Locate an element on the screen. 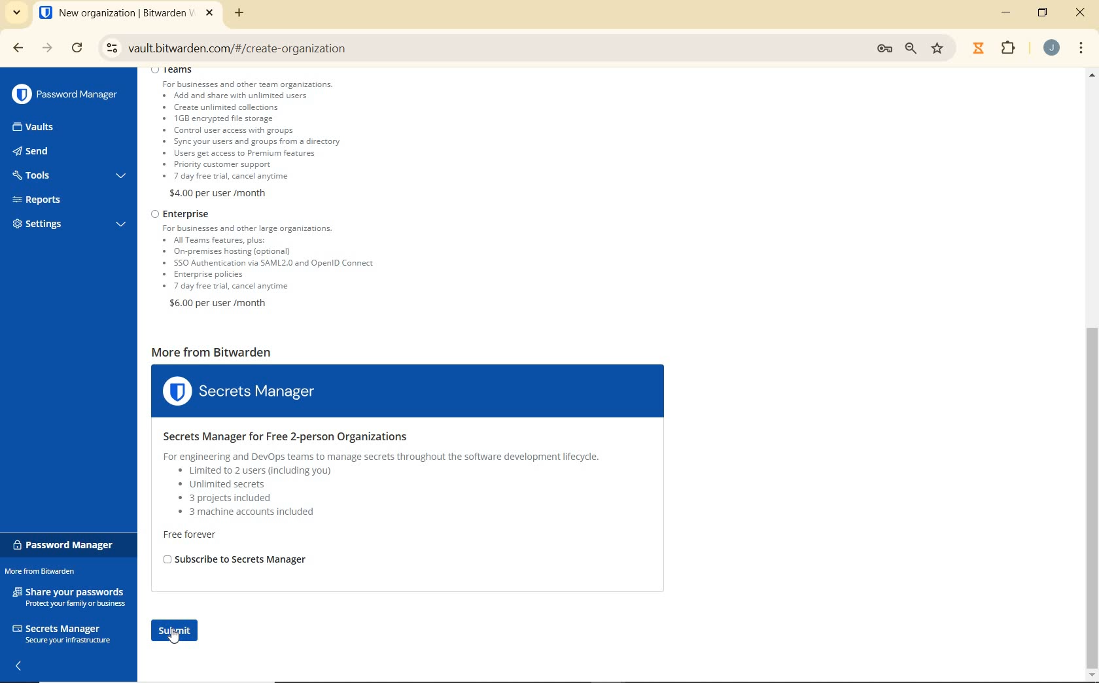 This screenshot has width=1099, height=683. secrets manager is located at coordinates (61, 632).